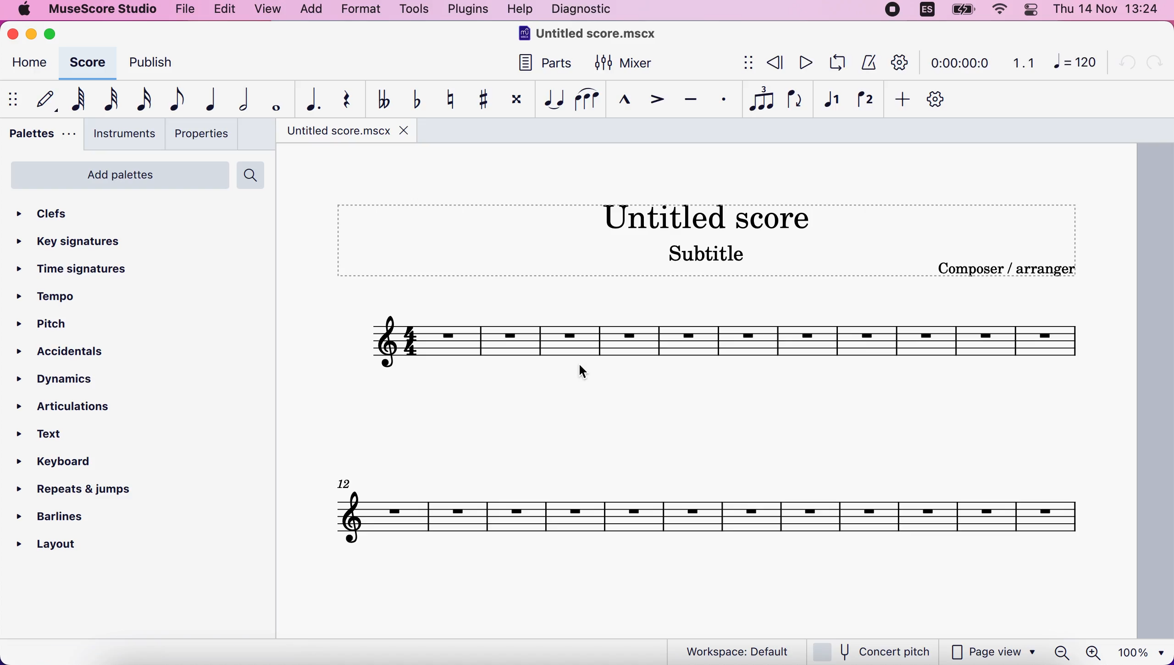 The height and width of the screenshot is (665, 1174). I want to click on minimize, so click(29, 34).